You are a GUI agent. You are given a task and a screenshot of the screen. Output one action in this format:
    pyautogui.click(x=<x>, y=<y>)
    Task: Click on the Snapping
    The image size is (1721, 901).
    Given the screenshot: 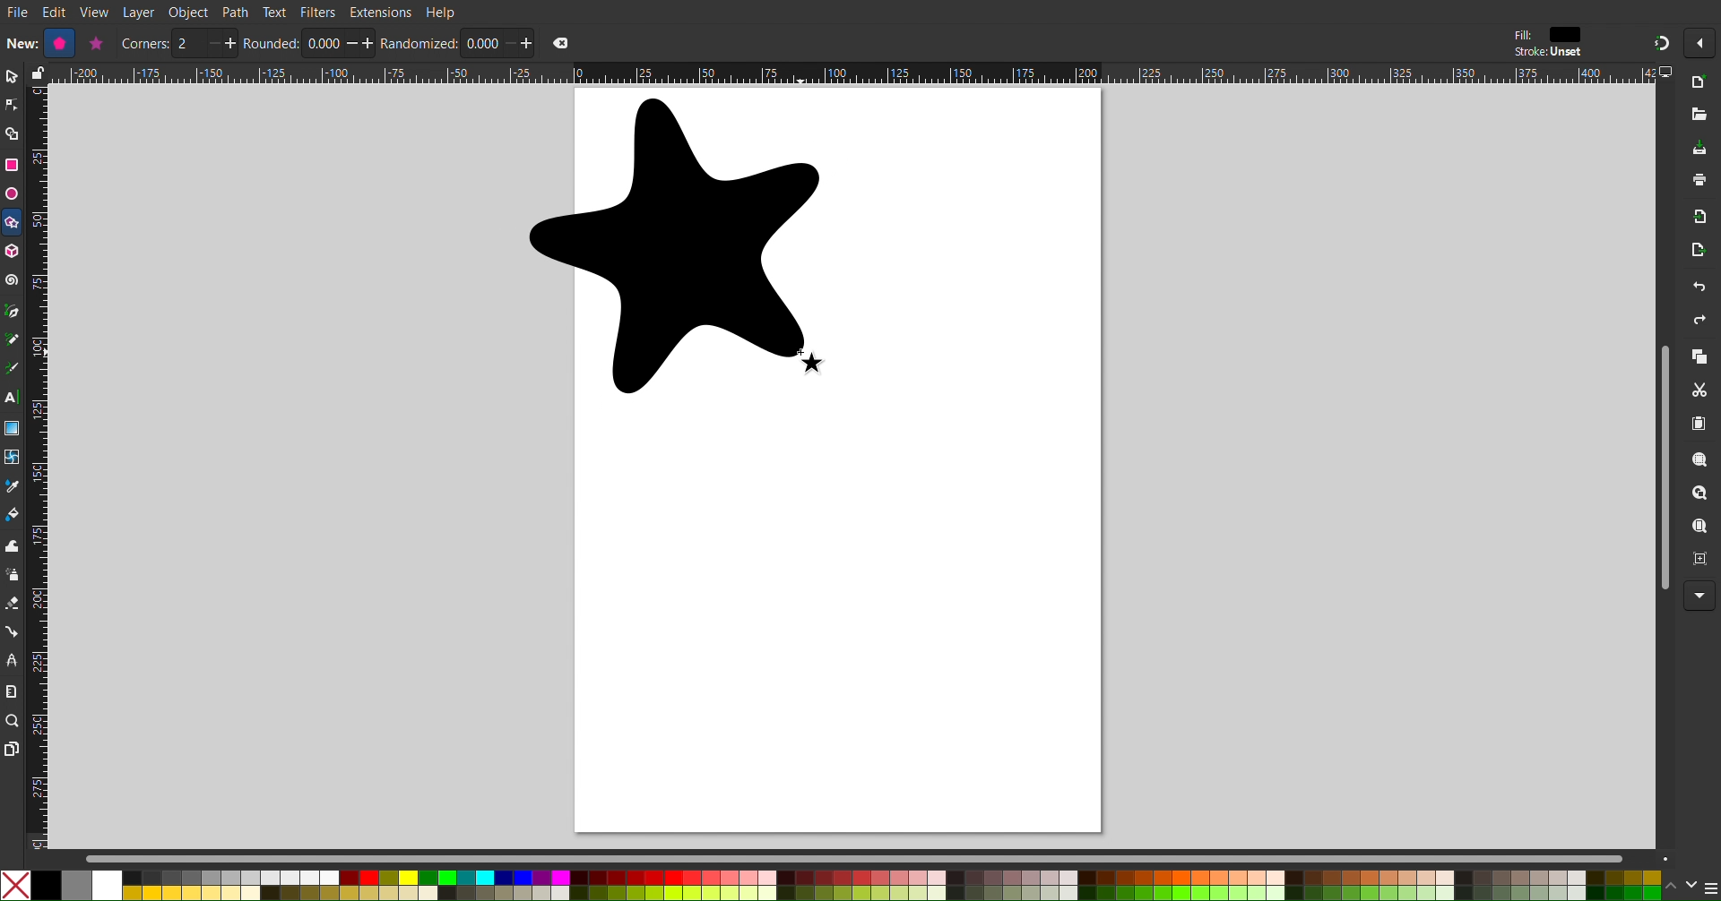 What is the action you would take?
    pyautogui.click(x=1660, y=42)
    